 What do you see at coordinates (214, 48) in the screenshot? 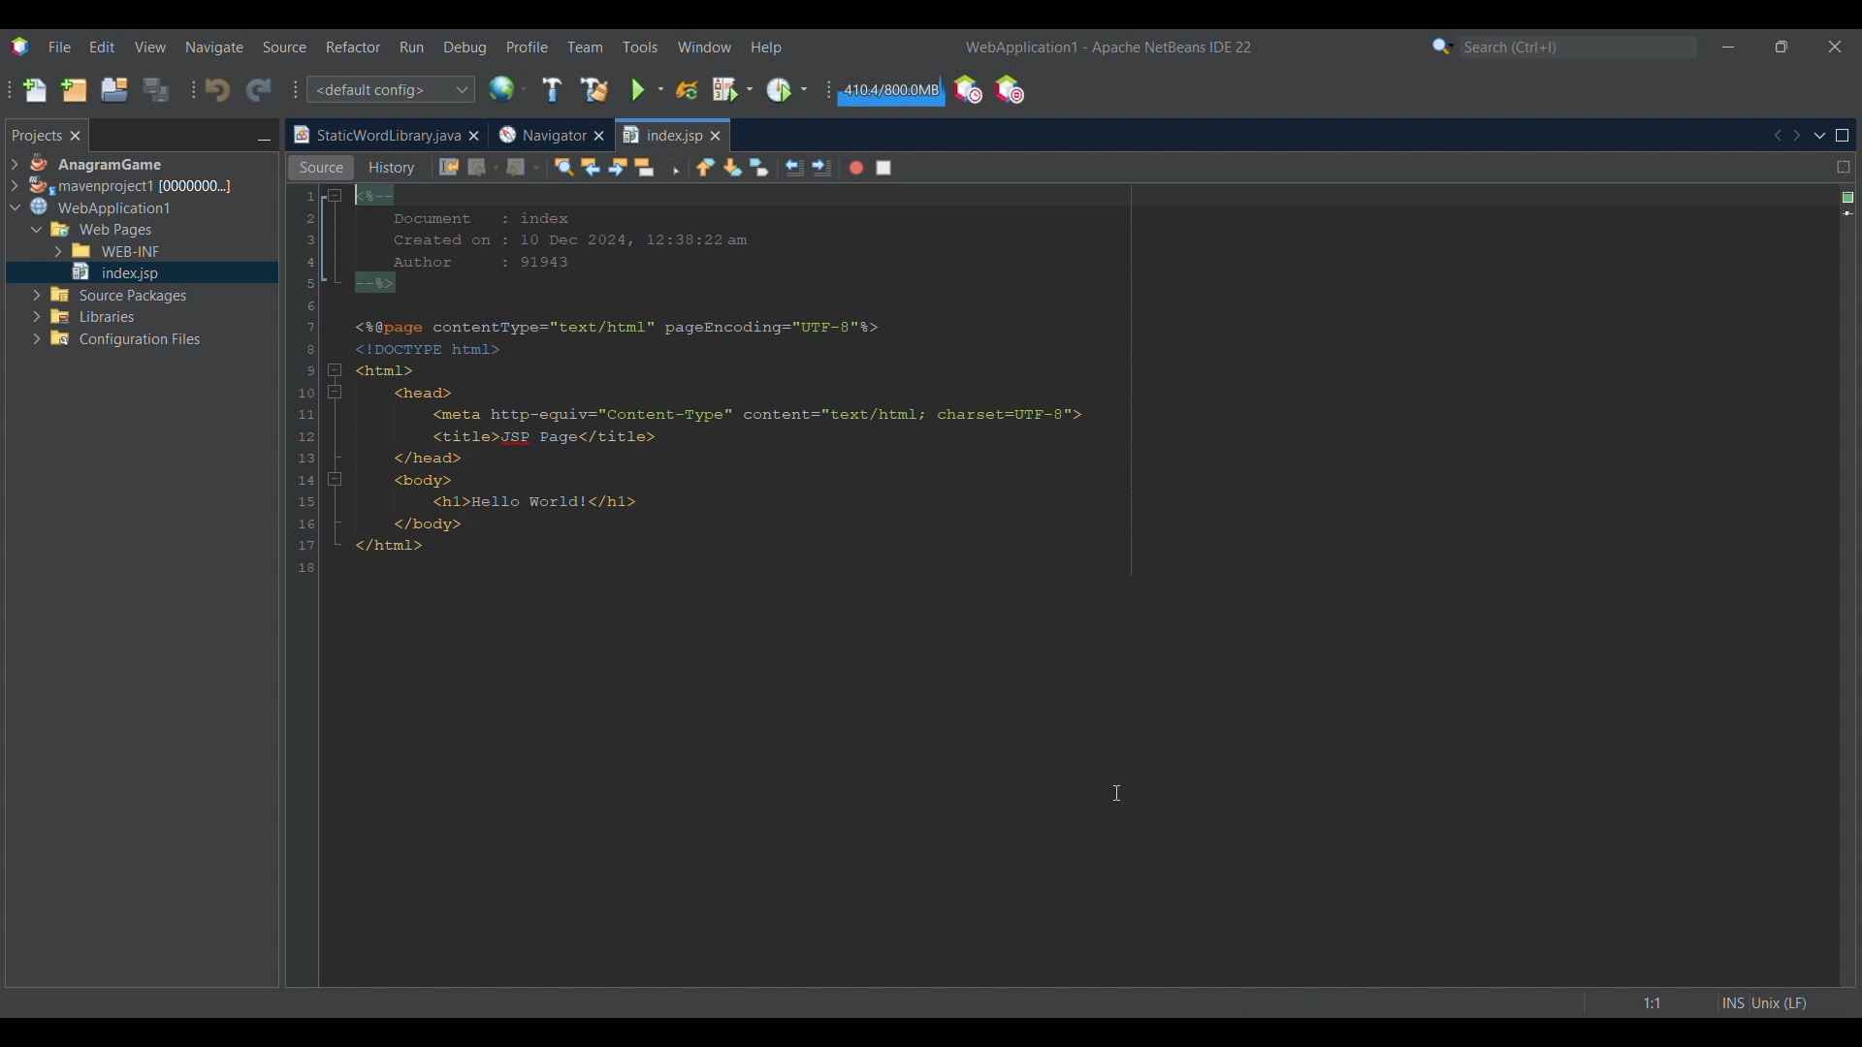
I see `Naviagate menu` at bounding box center [214, 48].